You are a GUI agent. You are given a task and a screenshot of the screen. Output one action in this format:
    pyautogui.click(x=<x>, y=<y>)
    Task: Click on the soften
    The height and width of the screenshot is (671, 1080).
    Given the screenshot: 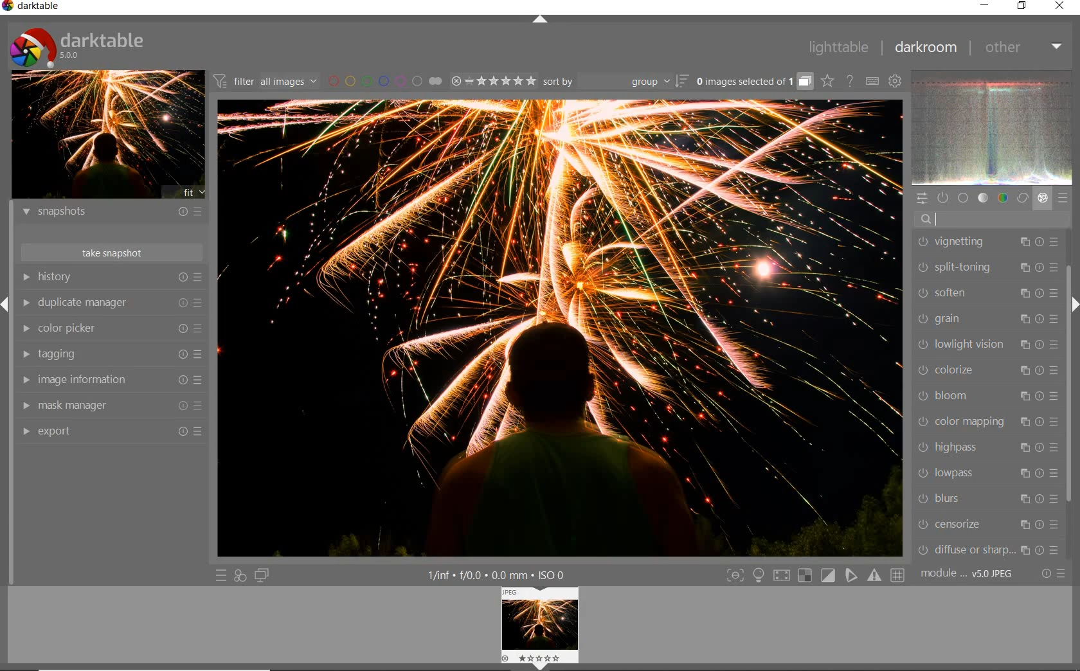 What is the action you would take?
    pyautogui.click(x=987, y=295)
    